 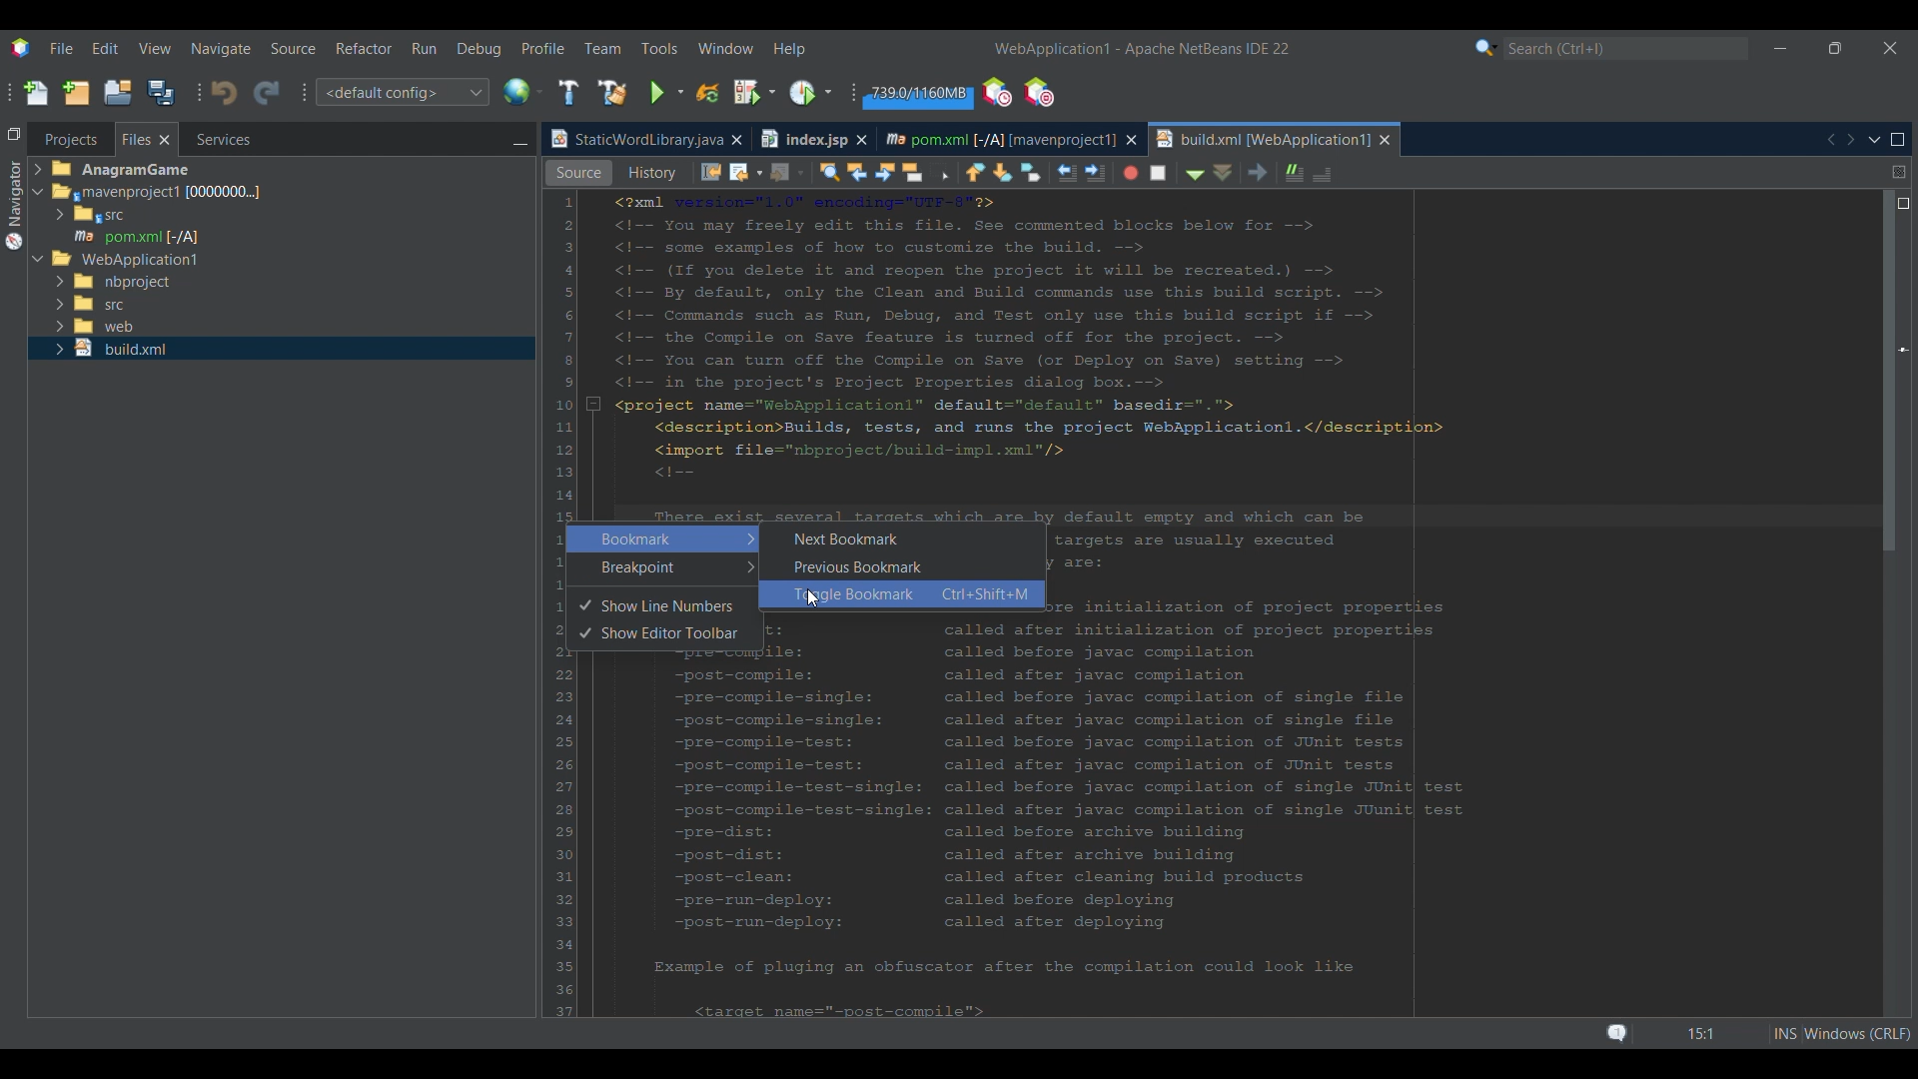 I want to click on Selected tab highlighted, so click(x=371, y=191).